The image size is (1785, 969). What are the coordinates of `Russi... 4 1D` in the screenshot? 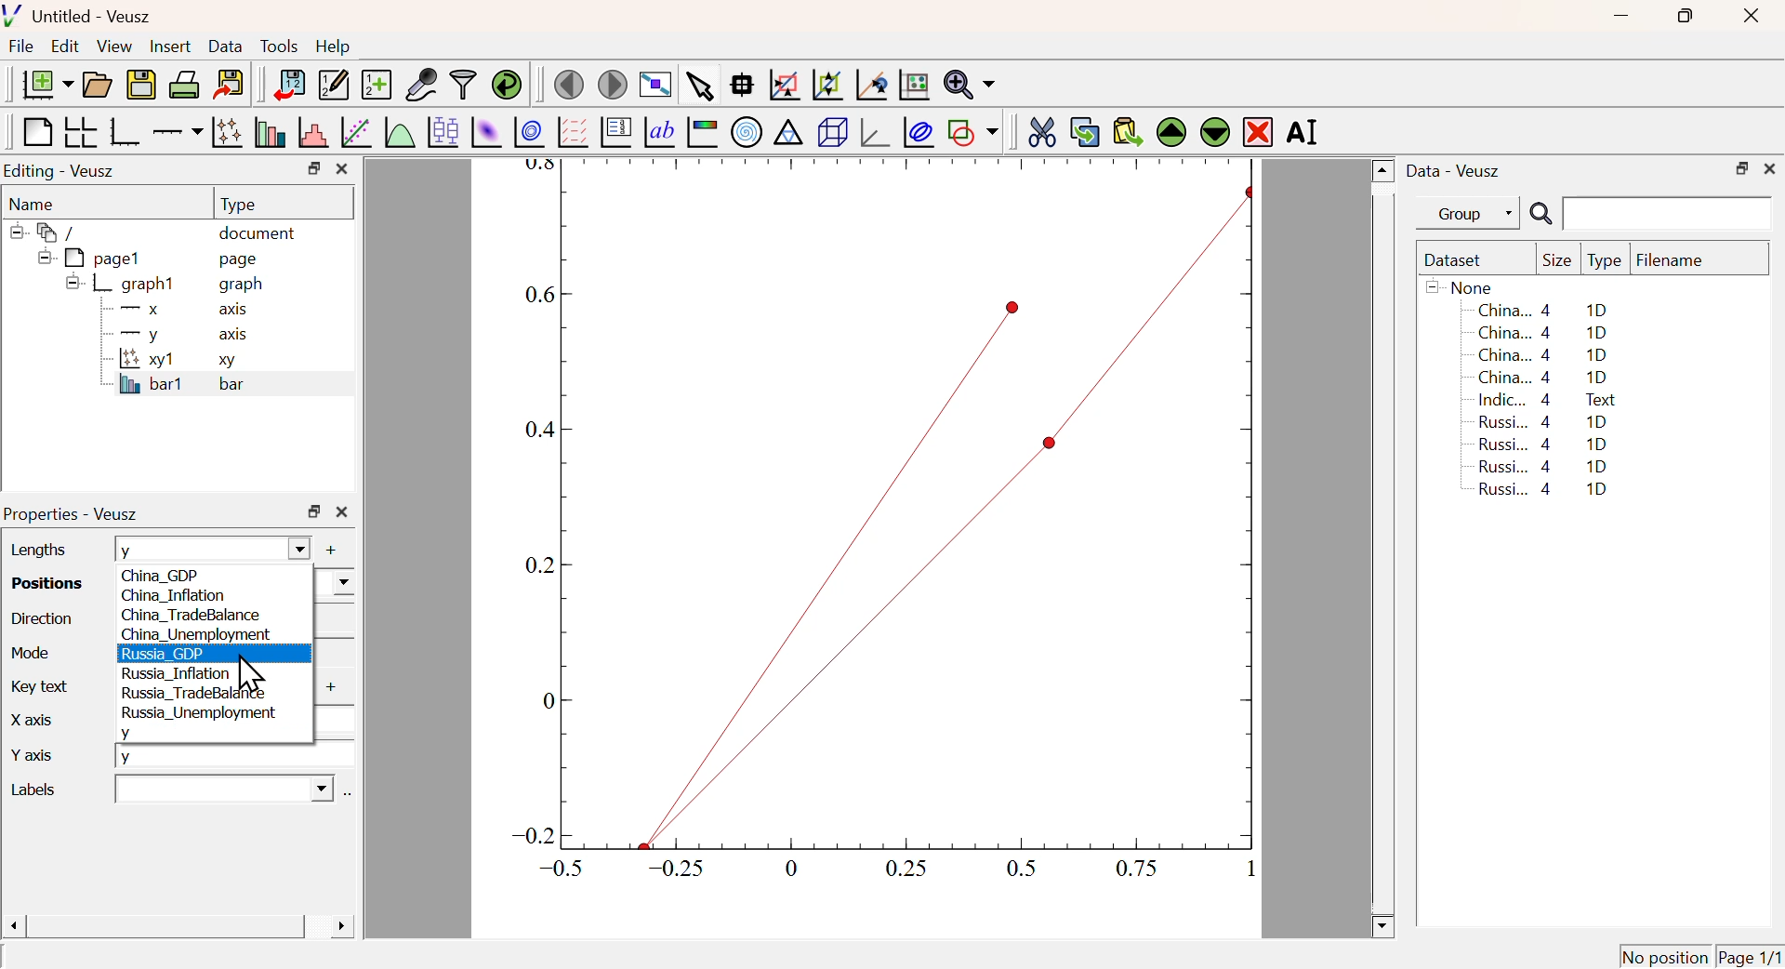 It's located at (1546, 421).